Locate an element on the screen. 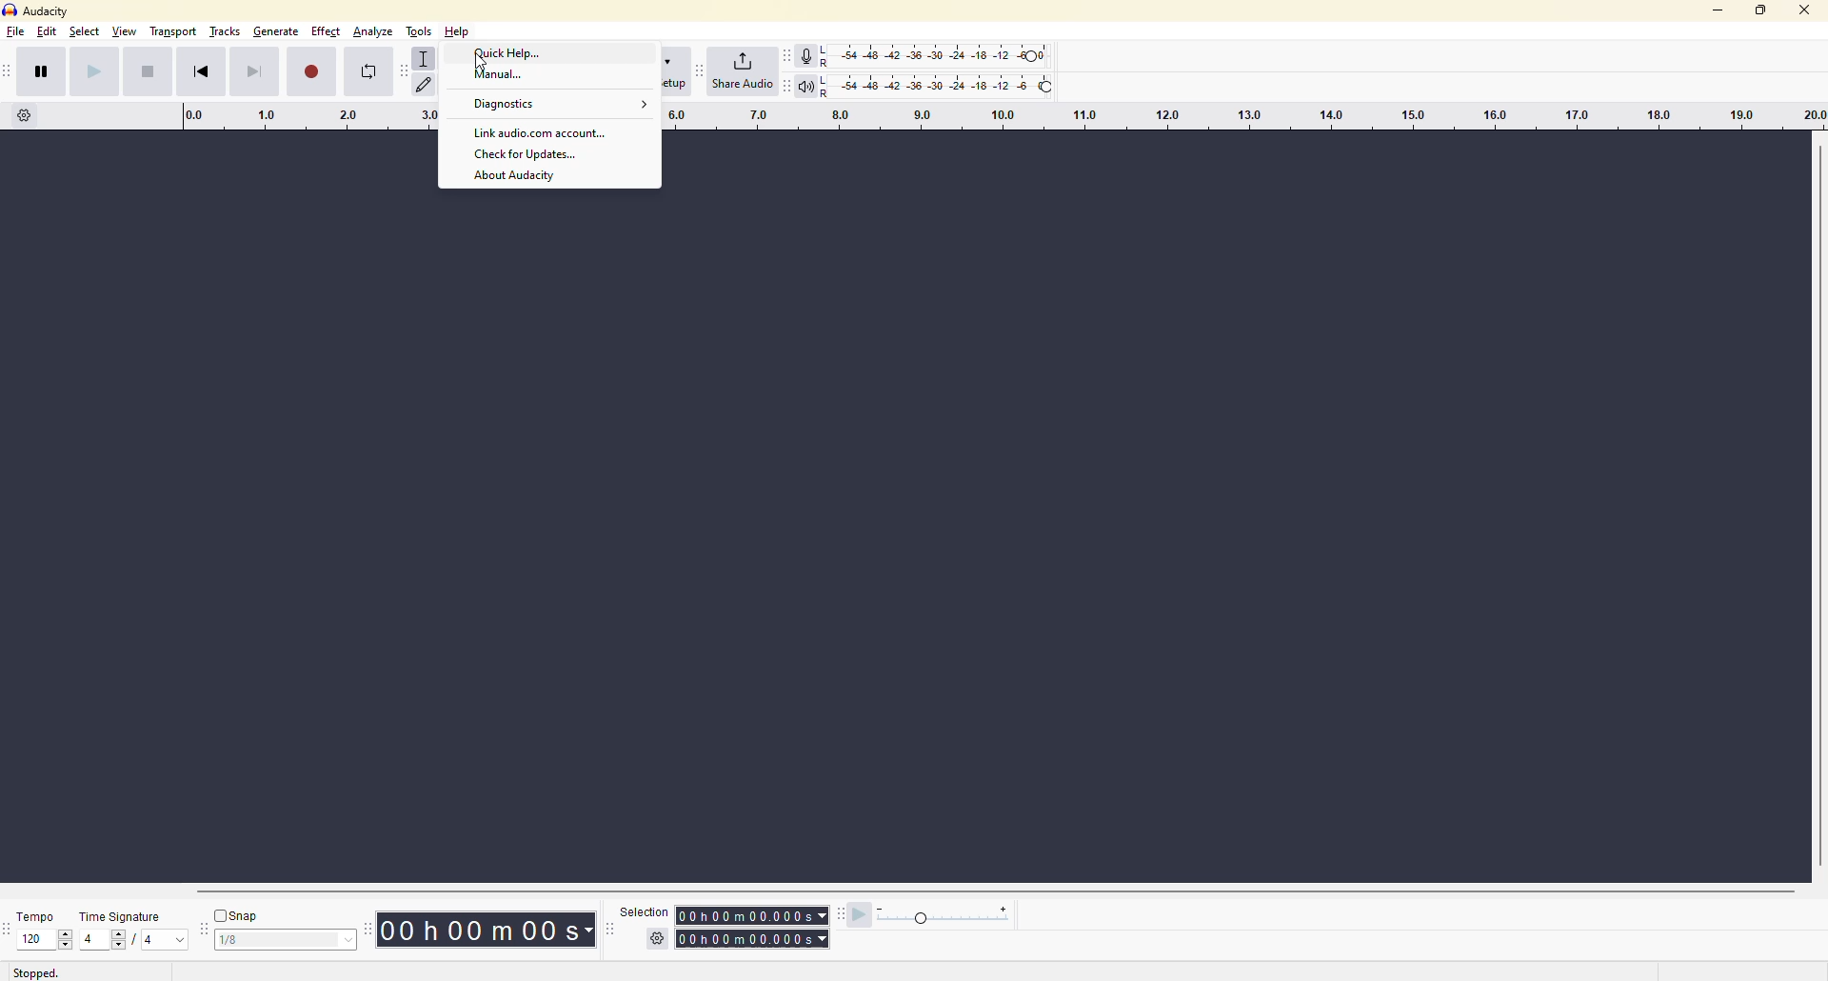  about is located at coordinates (525, 177).